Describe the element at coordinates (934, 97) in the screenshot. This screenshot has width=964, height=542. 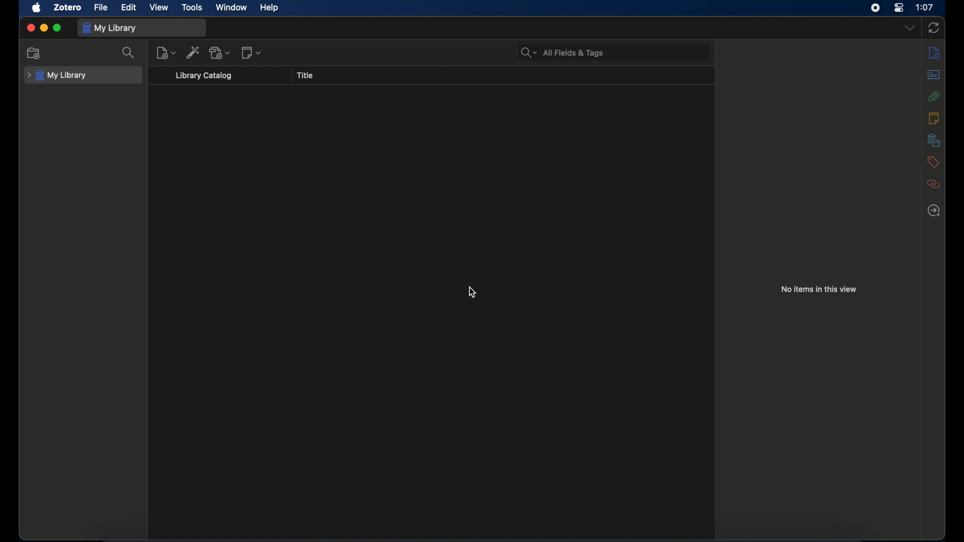
I see `attachments` at that location.